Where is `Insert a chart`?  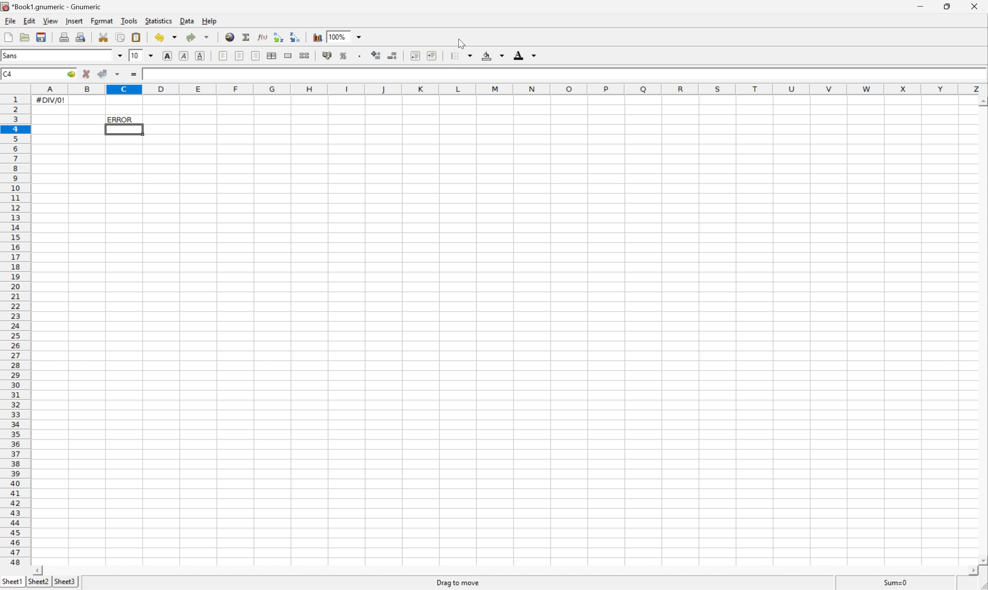 Insert a chart is located at coordinates (318, 37).